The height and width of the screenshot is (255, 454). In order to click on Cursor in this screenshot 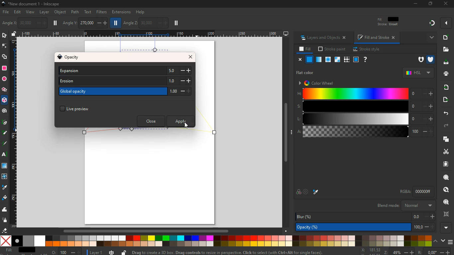, I will do `click(186, 125)`.